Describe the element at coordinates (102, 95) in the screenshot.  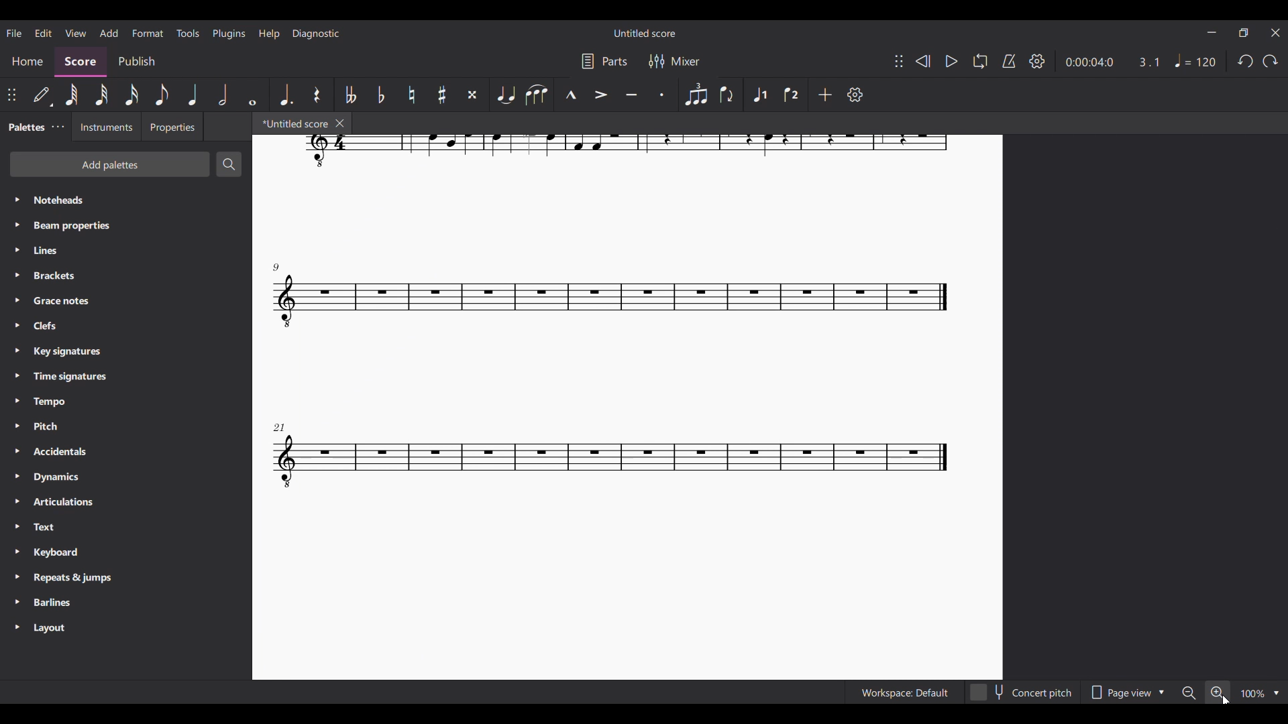
I see `32nd note` at that location.